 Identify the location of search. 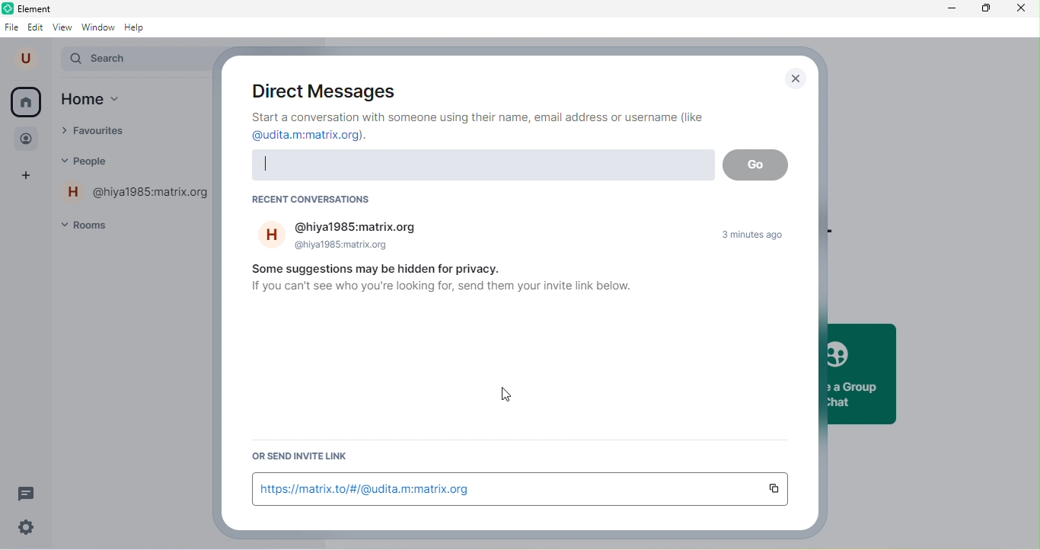
(137, 60).